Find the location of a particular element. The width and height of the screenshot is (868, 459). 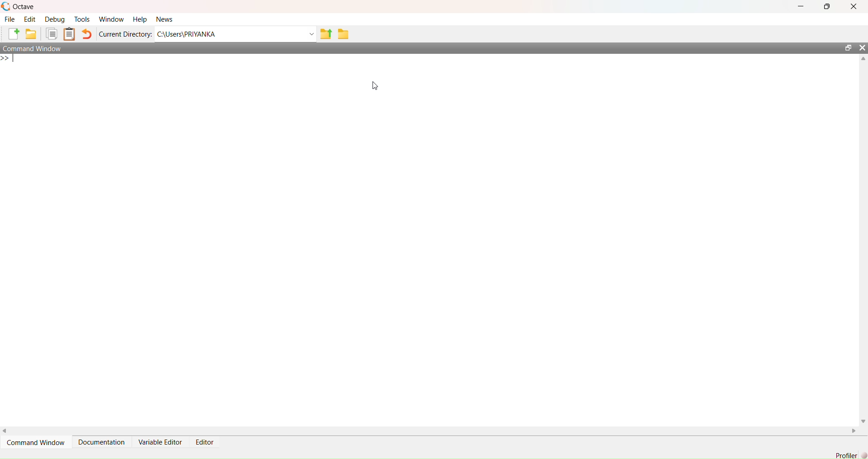

Paste is located at coordinates (69, 33).